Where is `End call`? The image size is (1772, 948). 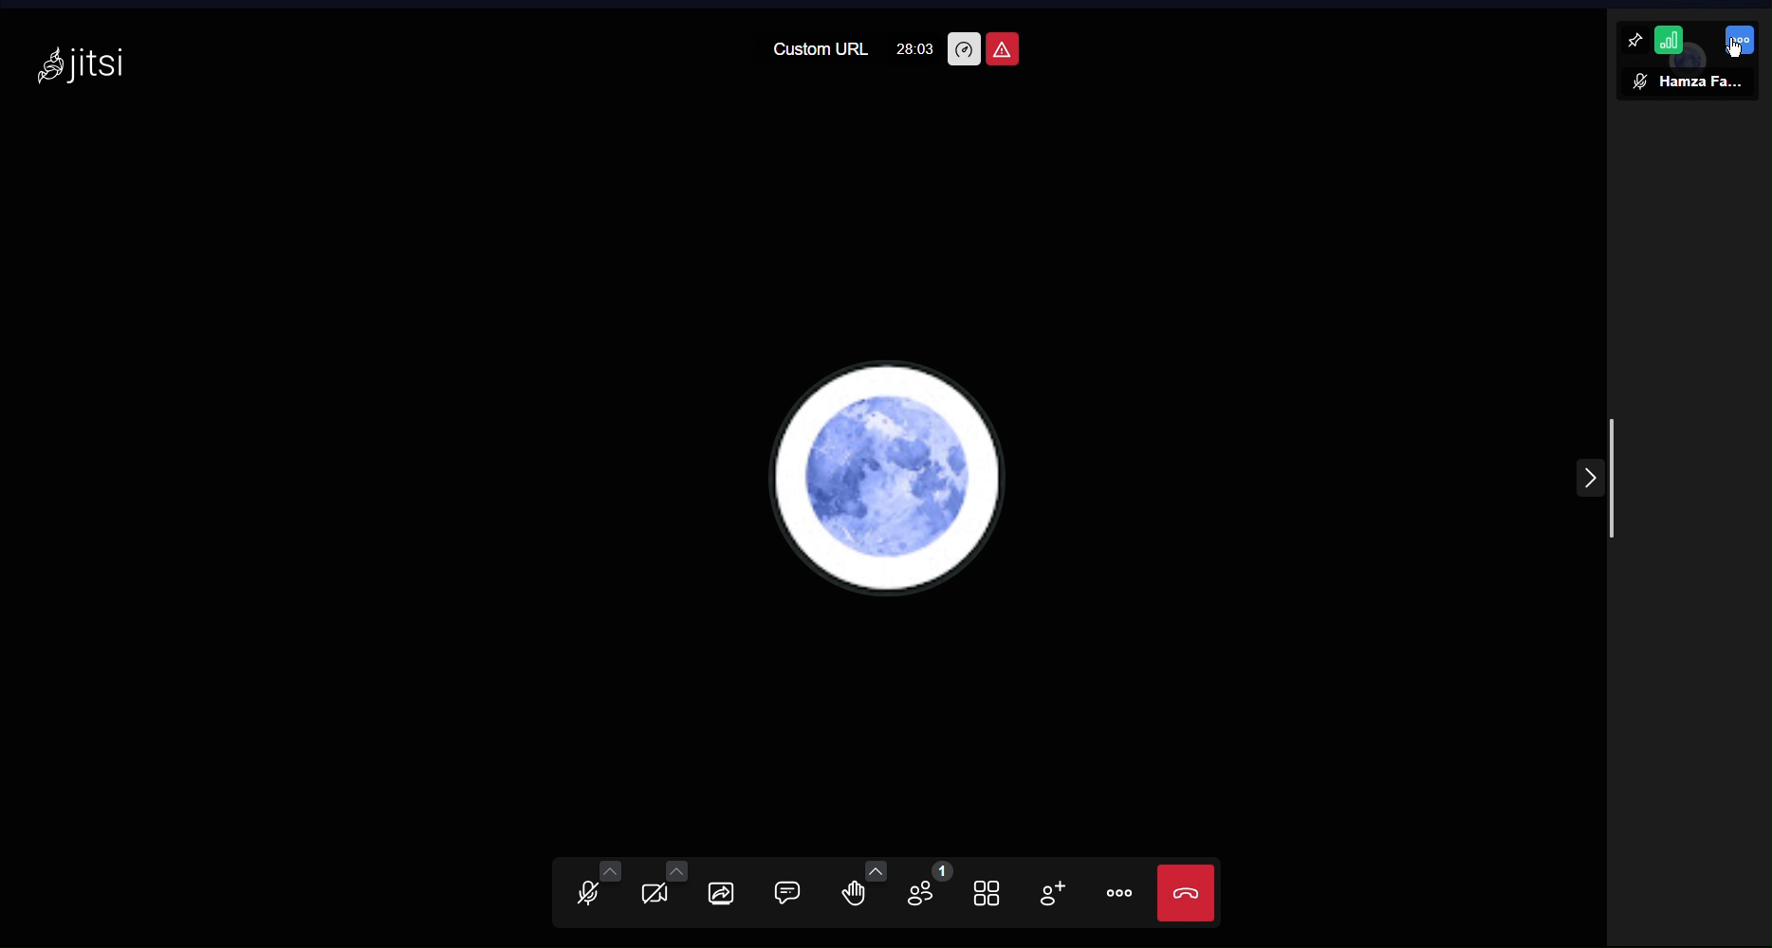
End call is located at coordinates (1187, 893).